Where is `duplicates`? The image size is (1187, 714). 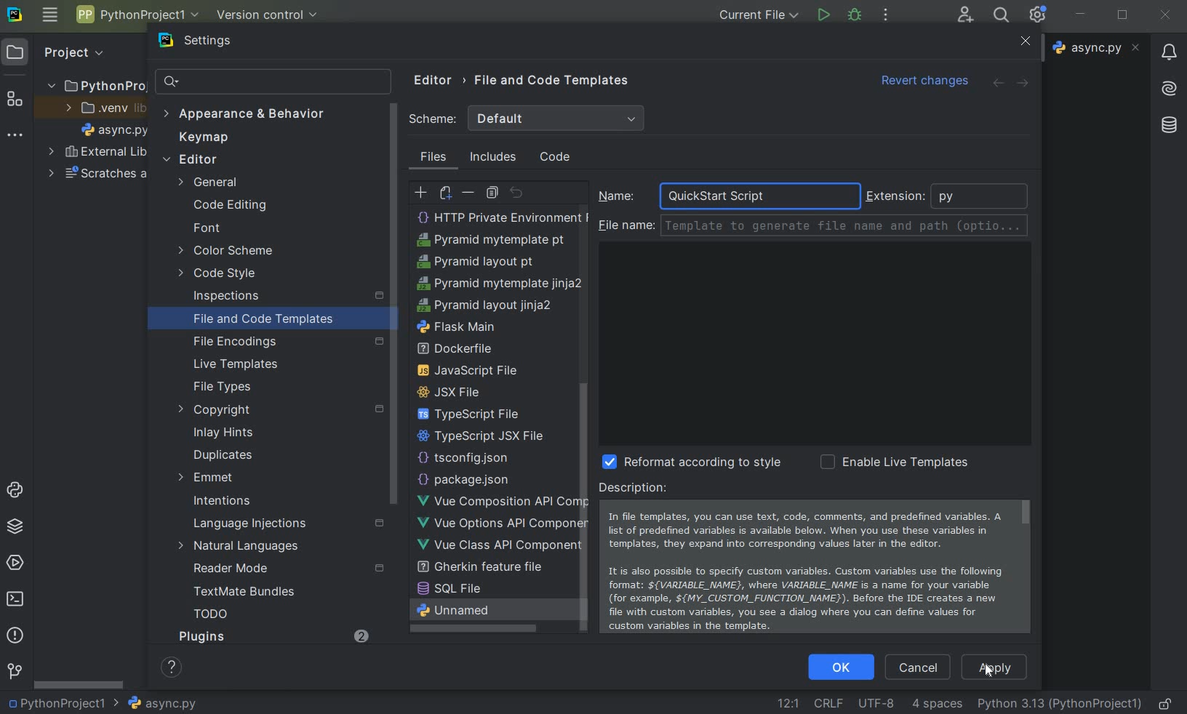 duplicates is located at coordinates (231, 456).